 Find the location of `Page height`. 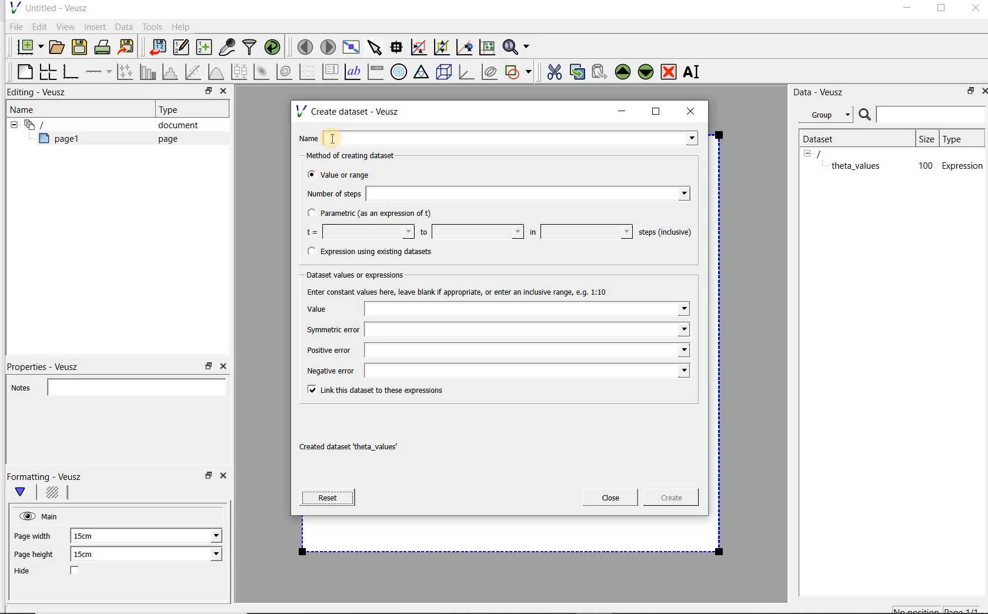

Page height is located at coordinates (38, 556).